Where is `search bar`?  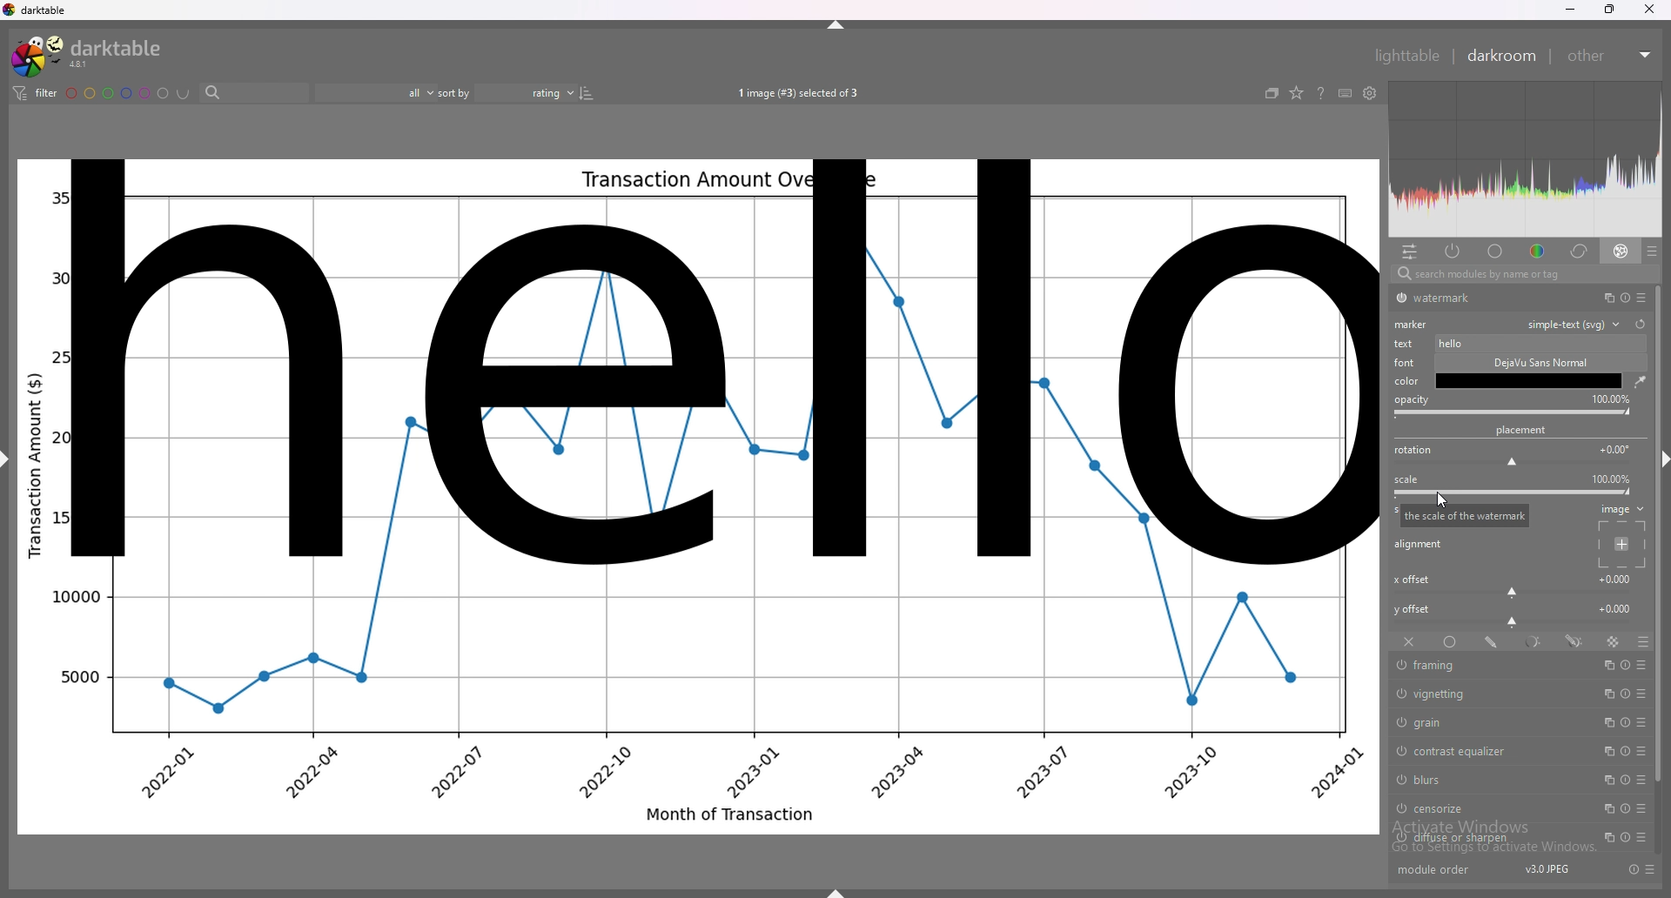 search bar is located at coordinates (1520, 275).